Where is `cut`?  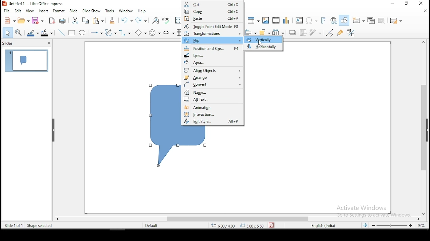 cut is located at coordinates (213, 4).